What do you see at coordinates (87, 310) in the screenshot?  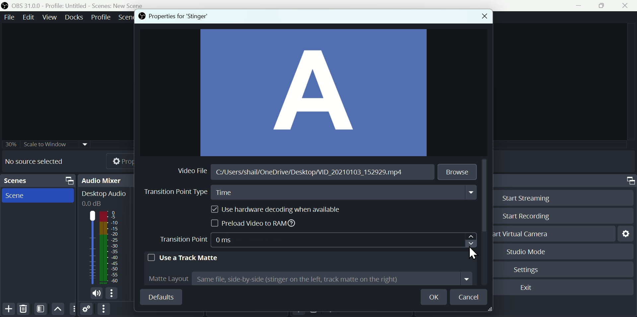 I see `Settings` at bounding box center [87, 310].